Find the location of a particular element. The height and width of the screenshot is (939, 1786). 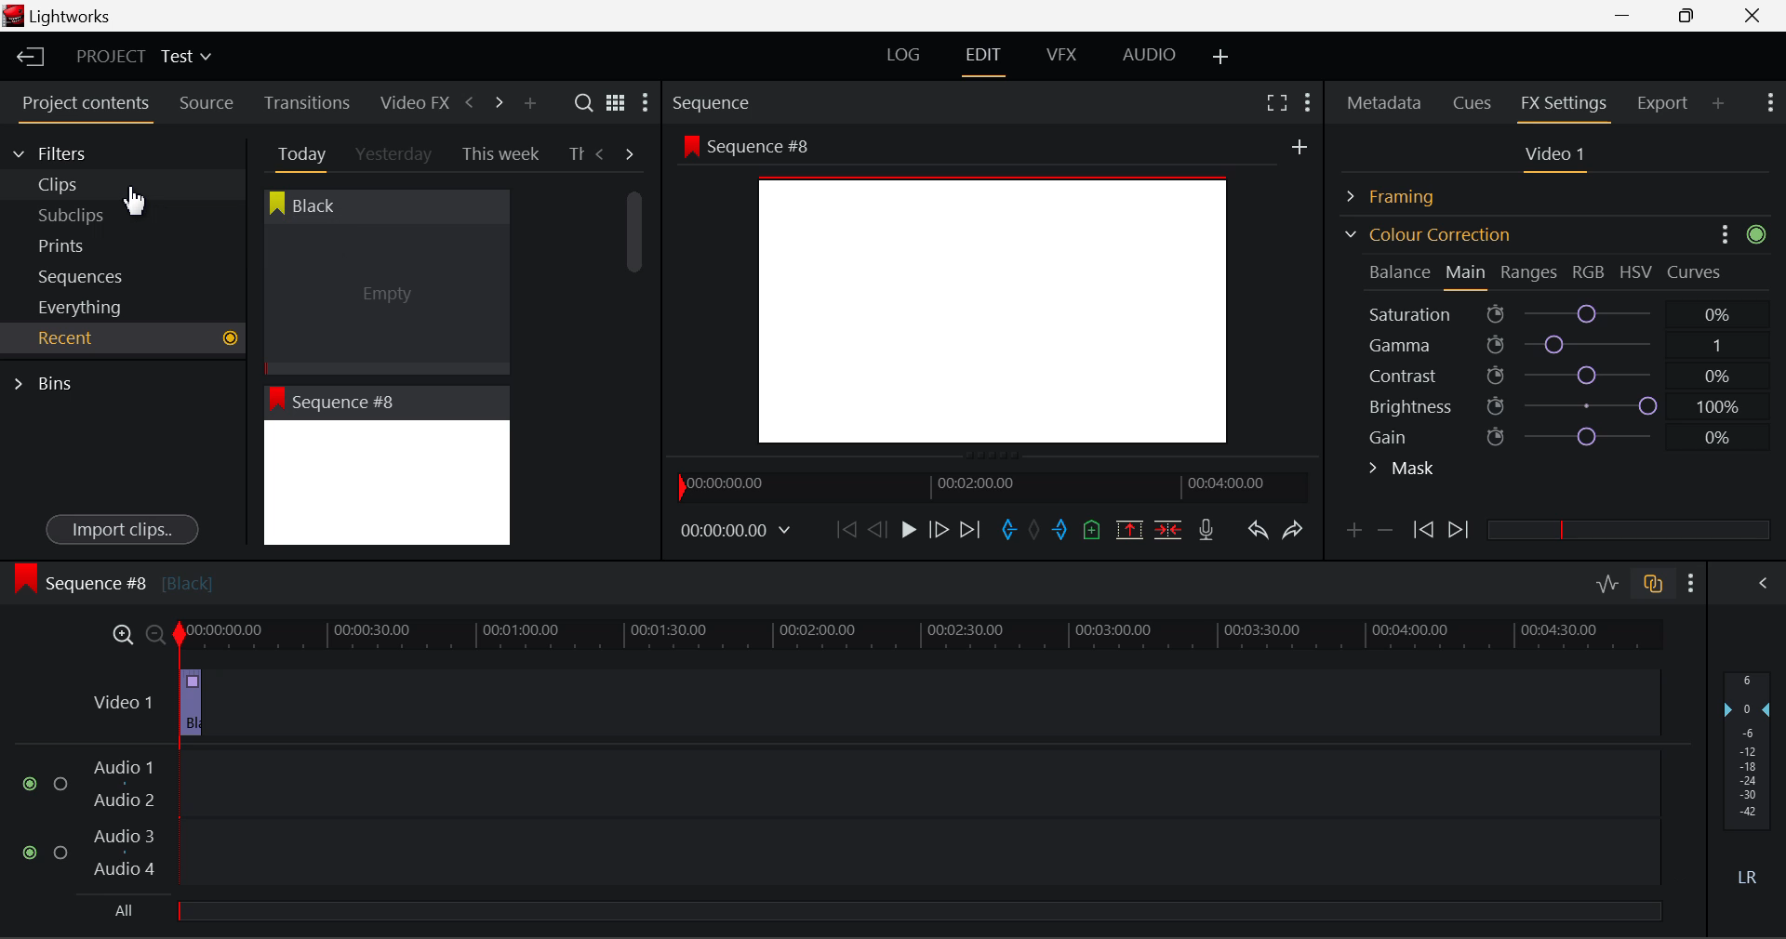

Add Panel is located at coordinates (529, 104).